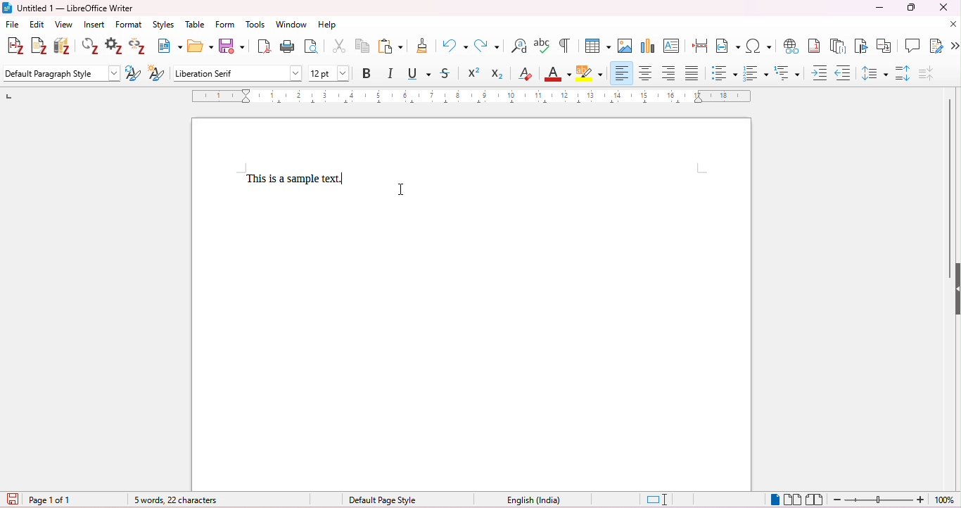 The image size is (961, 508). I want to click on insert image, so click(625, 45).